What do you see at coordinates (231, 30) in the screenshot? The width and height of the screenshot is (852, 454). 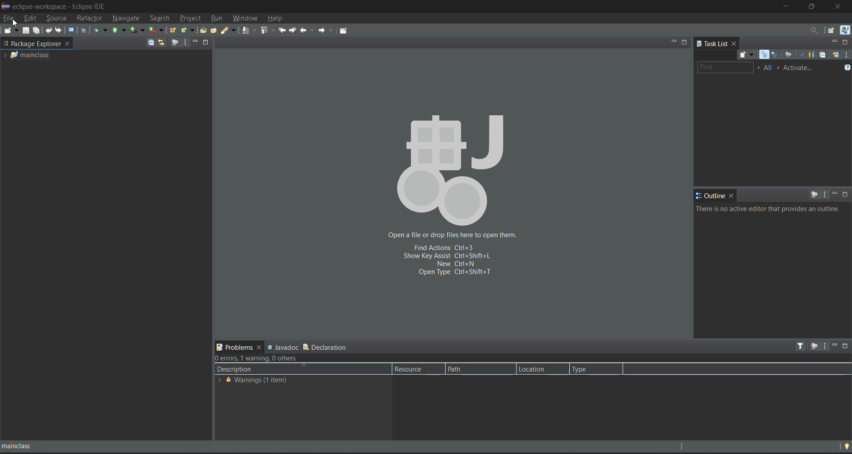 I see `search` at bounding box center [231, 30].